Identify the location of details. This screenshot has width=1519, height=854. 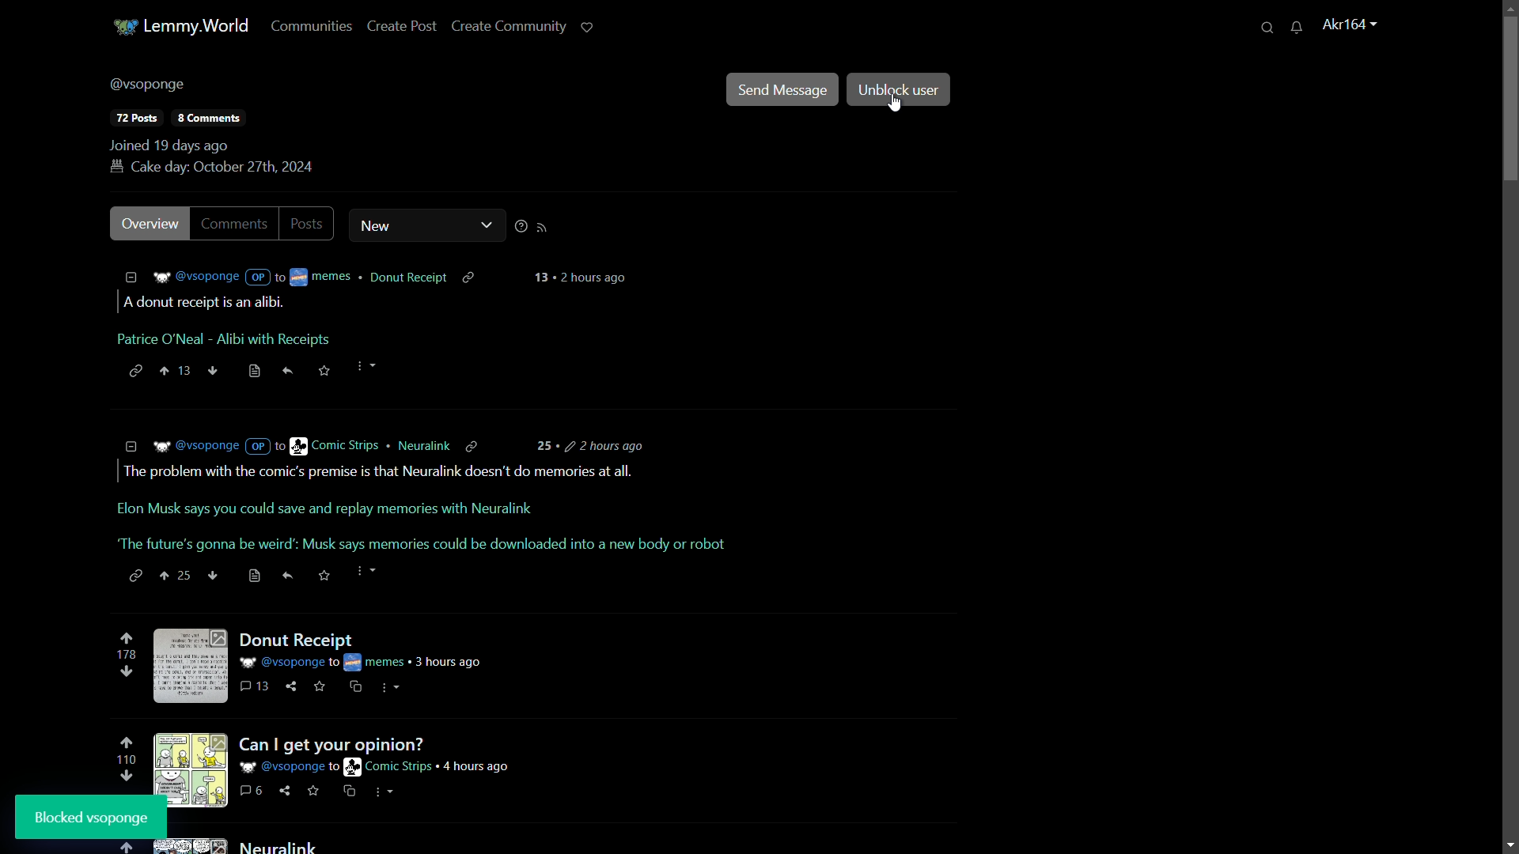
(285, 276).